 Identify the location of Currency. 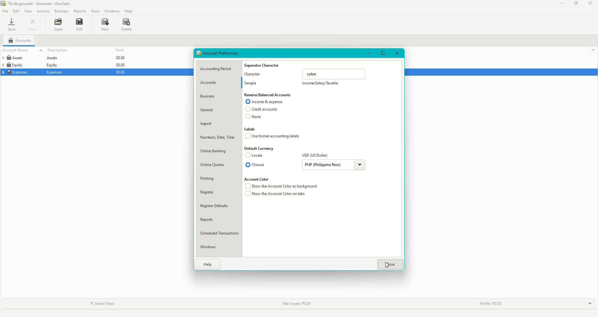
(335, 165).